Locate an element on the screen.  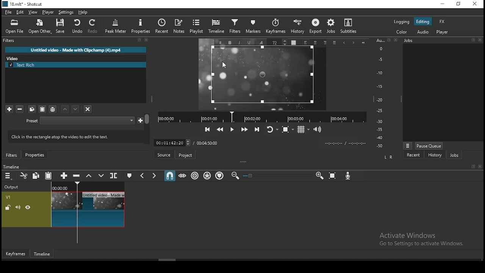
filters is located at coordinates (10, 41).